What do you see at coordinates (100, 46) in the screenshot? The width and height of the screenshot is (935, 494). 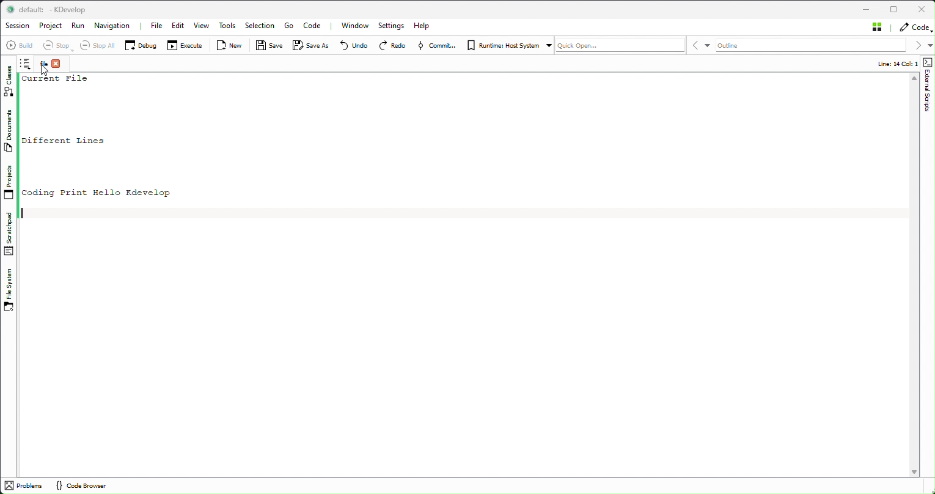 I see `Select all` at bounding box center [100, 46].